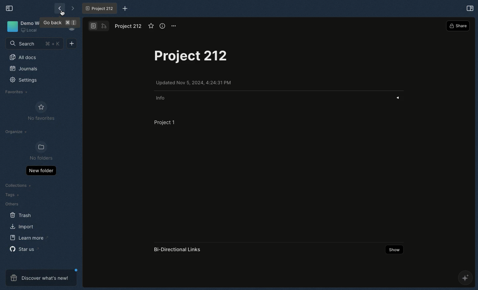 The height and width of the screenshot is (290, 478). What do you see at coordinates (17, 92) in the screenshot?
I see `Favourites` at bounding box center [17, 92].